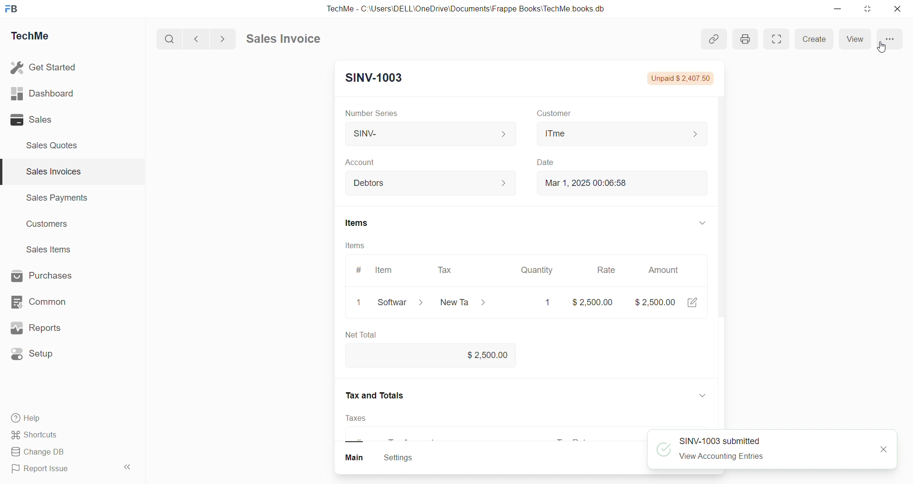 This screenshot has height=484, width=913. I want to click on TechMe - C-\Users\DELL\OneDrive\Documents\Frappe Books'TechMe books db, so click(476, 7).